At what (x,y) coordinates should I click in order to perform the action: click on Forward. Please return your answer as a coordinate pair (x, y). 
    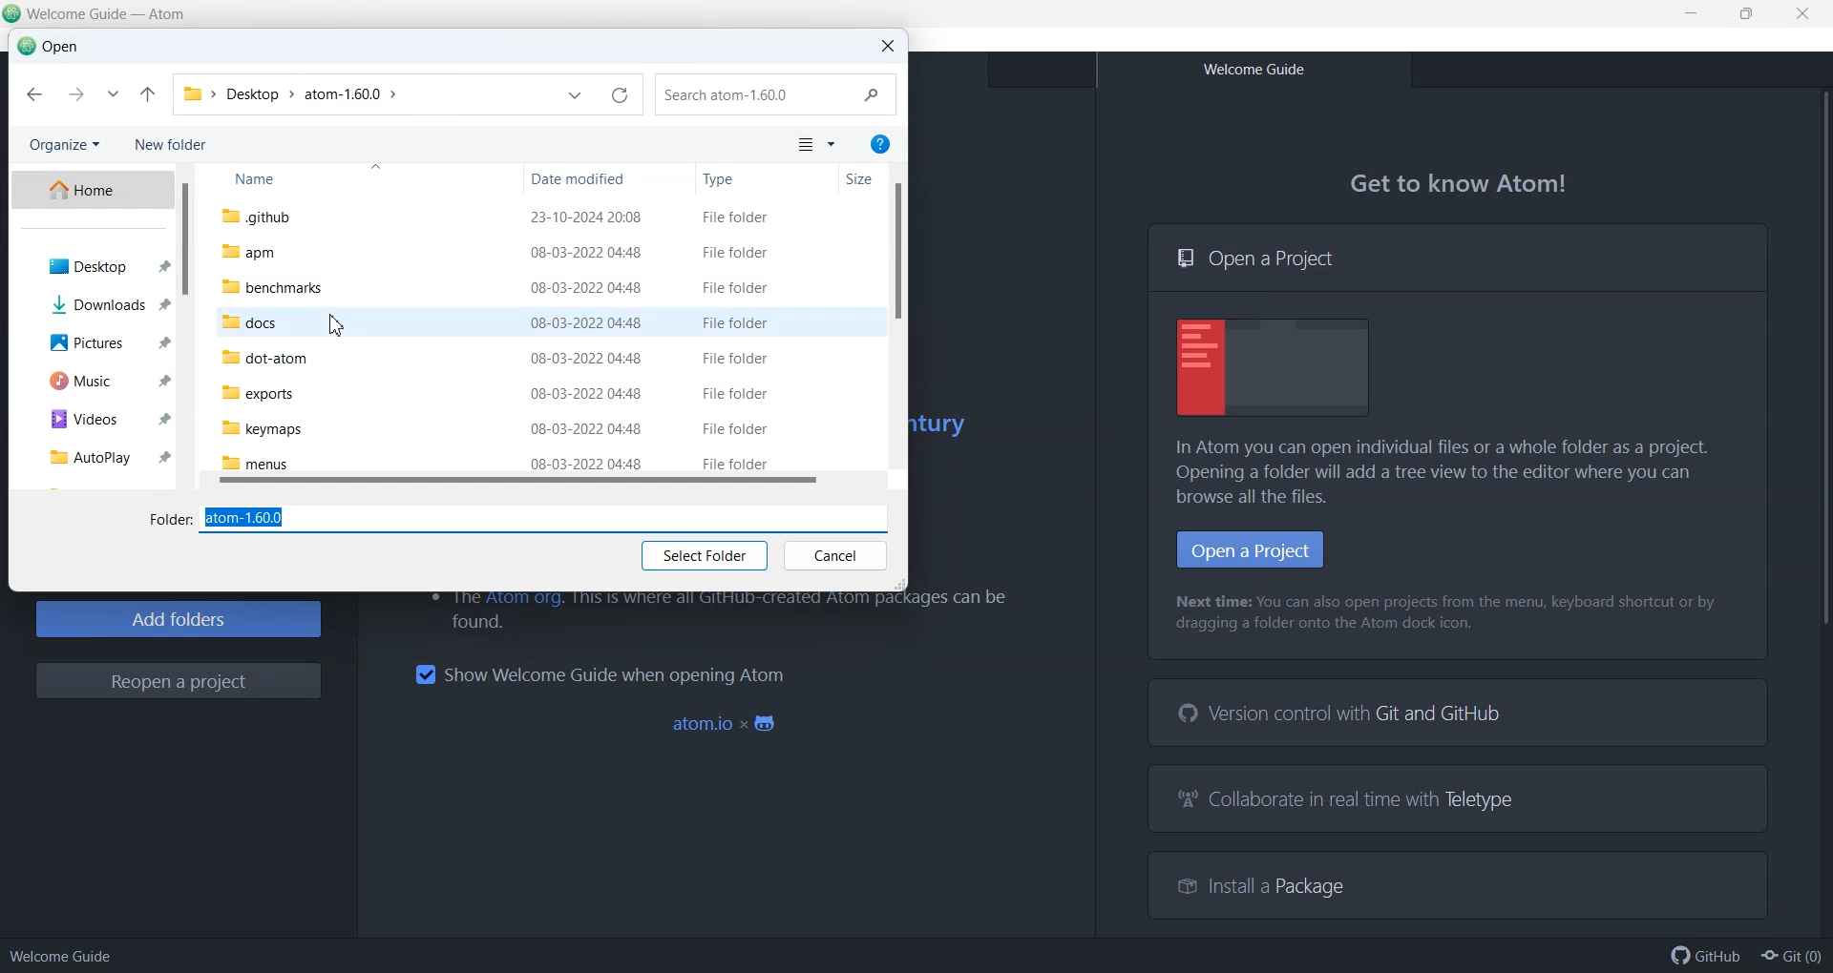
    Looking at the image, I should click on (74, 94).